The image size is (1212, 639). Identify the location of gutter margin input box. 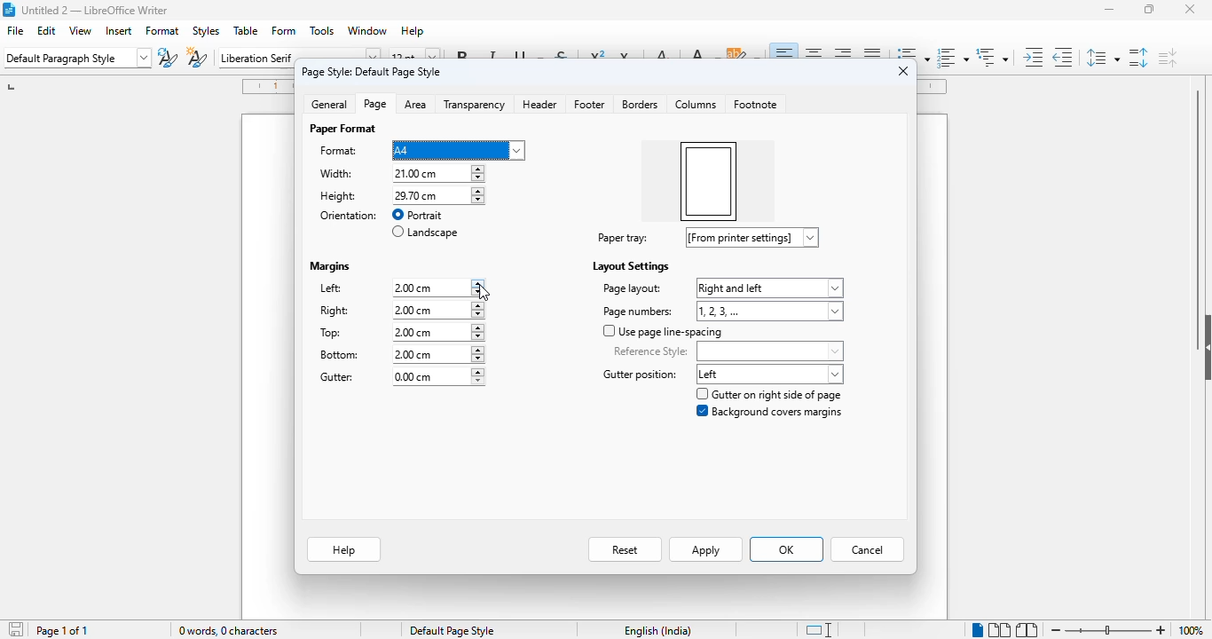
(429, 376).